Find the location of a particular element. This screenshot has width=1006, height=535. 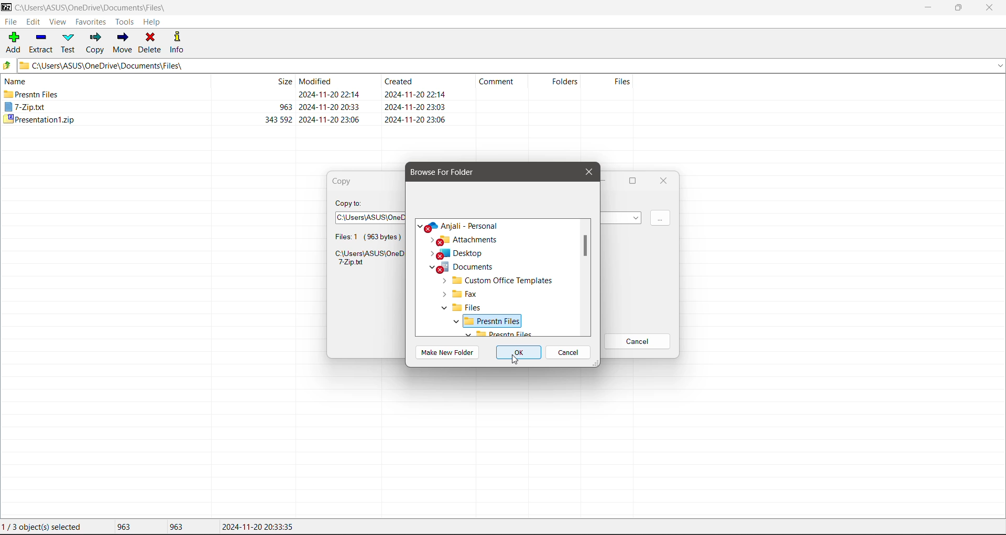

File Created Date is located at coordinates (415, 101).